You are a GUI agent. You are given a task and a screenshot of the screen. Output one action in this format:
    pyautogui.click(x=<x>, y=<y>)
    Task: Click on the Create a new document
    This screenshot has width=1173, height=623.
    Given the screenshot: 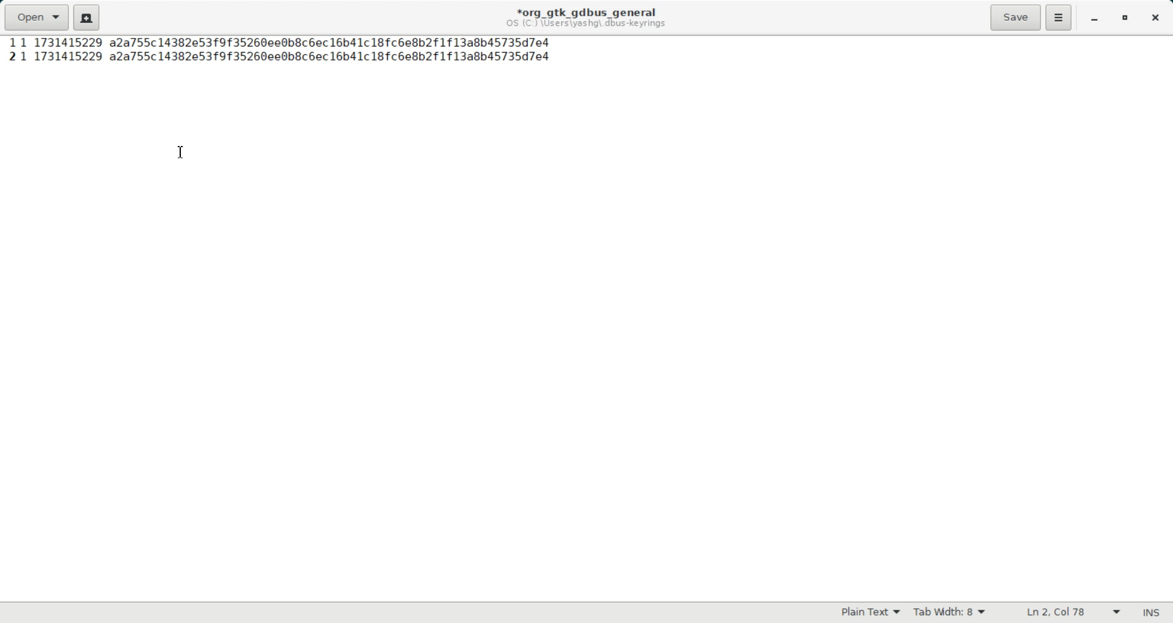 What is the action you would take?
    pyautogui.click(x=87, y=17)
    